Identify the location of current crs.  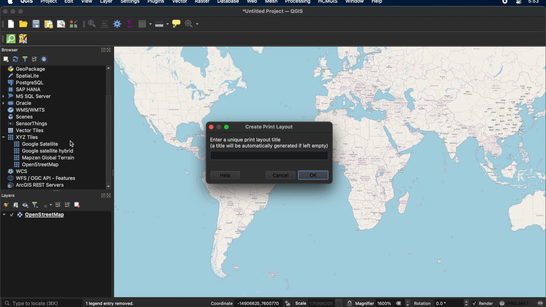
(514, 302).